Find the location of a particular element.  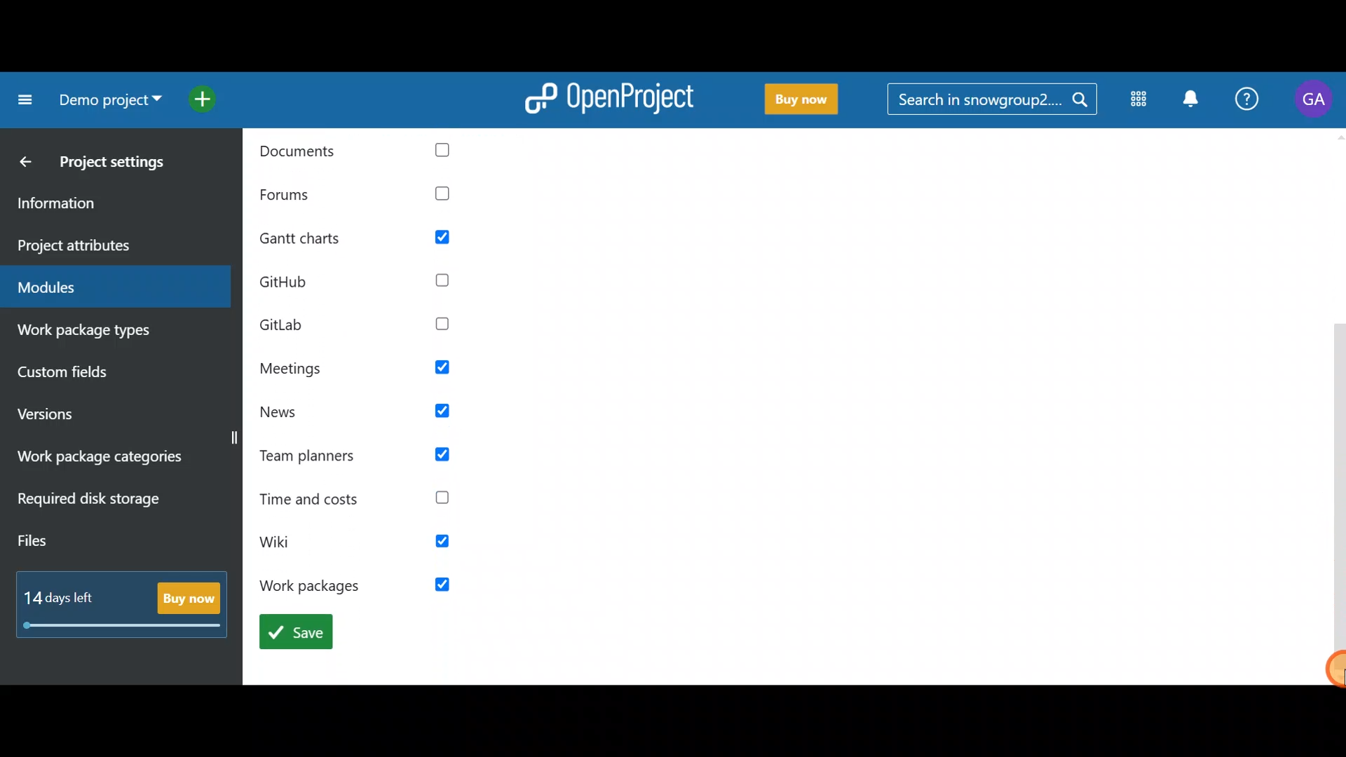

Notification centre is located at coordinates (1194, 102).